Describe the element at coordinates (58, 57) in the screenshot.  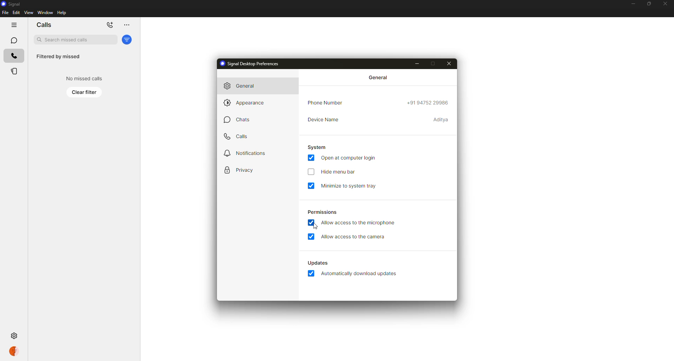
I see `filter by missed` at that location.